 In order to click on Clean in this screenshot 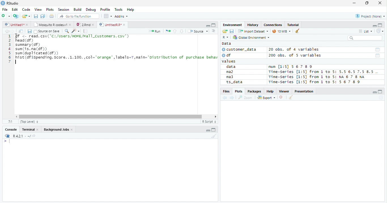, I will do `click(291, 97)`.